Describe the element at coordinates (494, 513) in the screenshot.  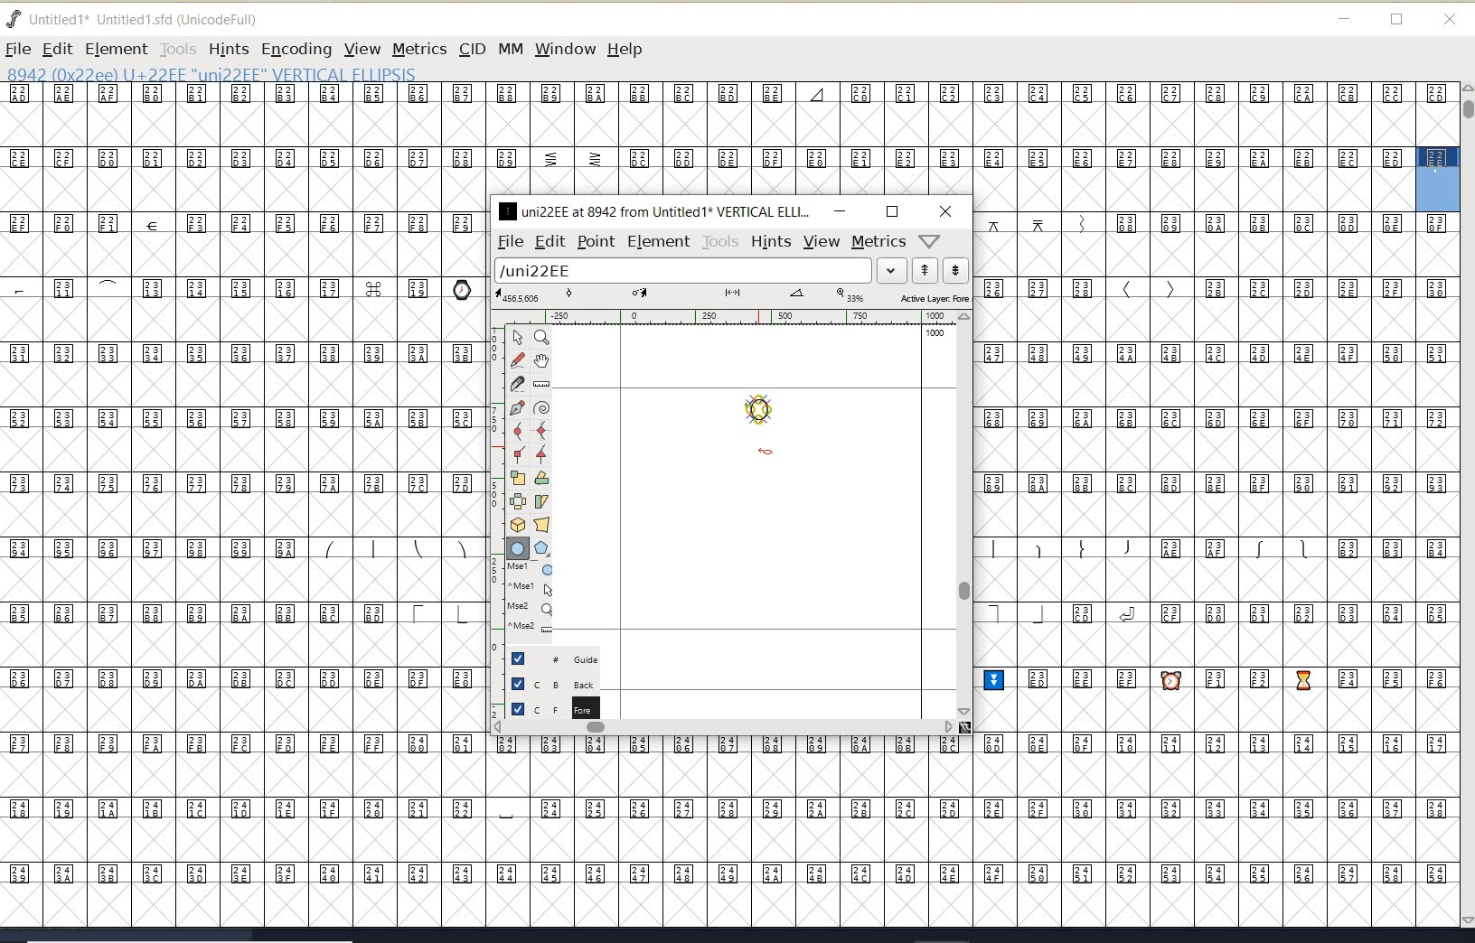
I see `SCALE` at that location.